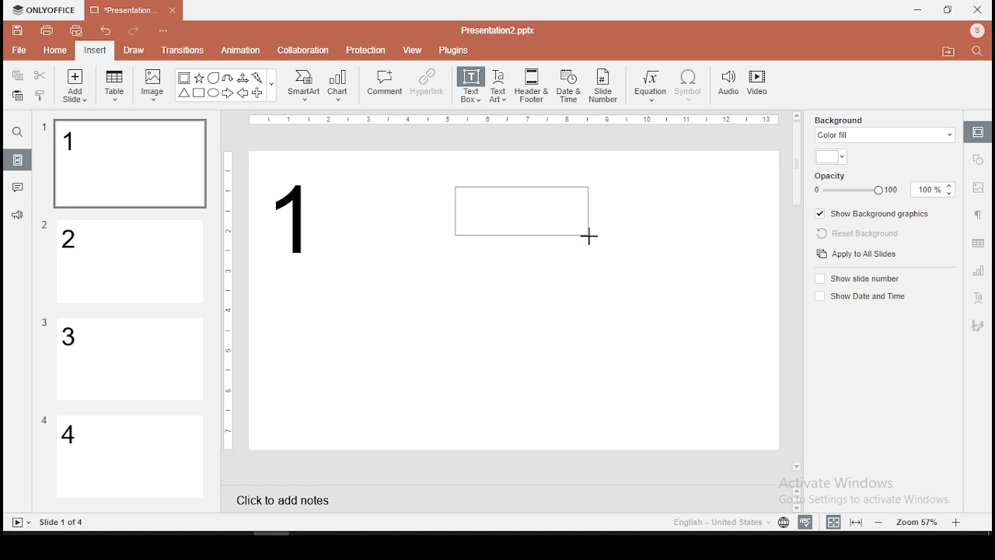 The height and width of the screenshot is (560, 995). I want to click on Plus, so click(258, 93).